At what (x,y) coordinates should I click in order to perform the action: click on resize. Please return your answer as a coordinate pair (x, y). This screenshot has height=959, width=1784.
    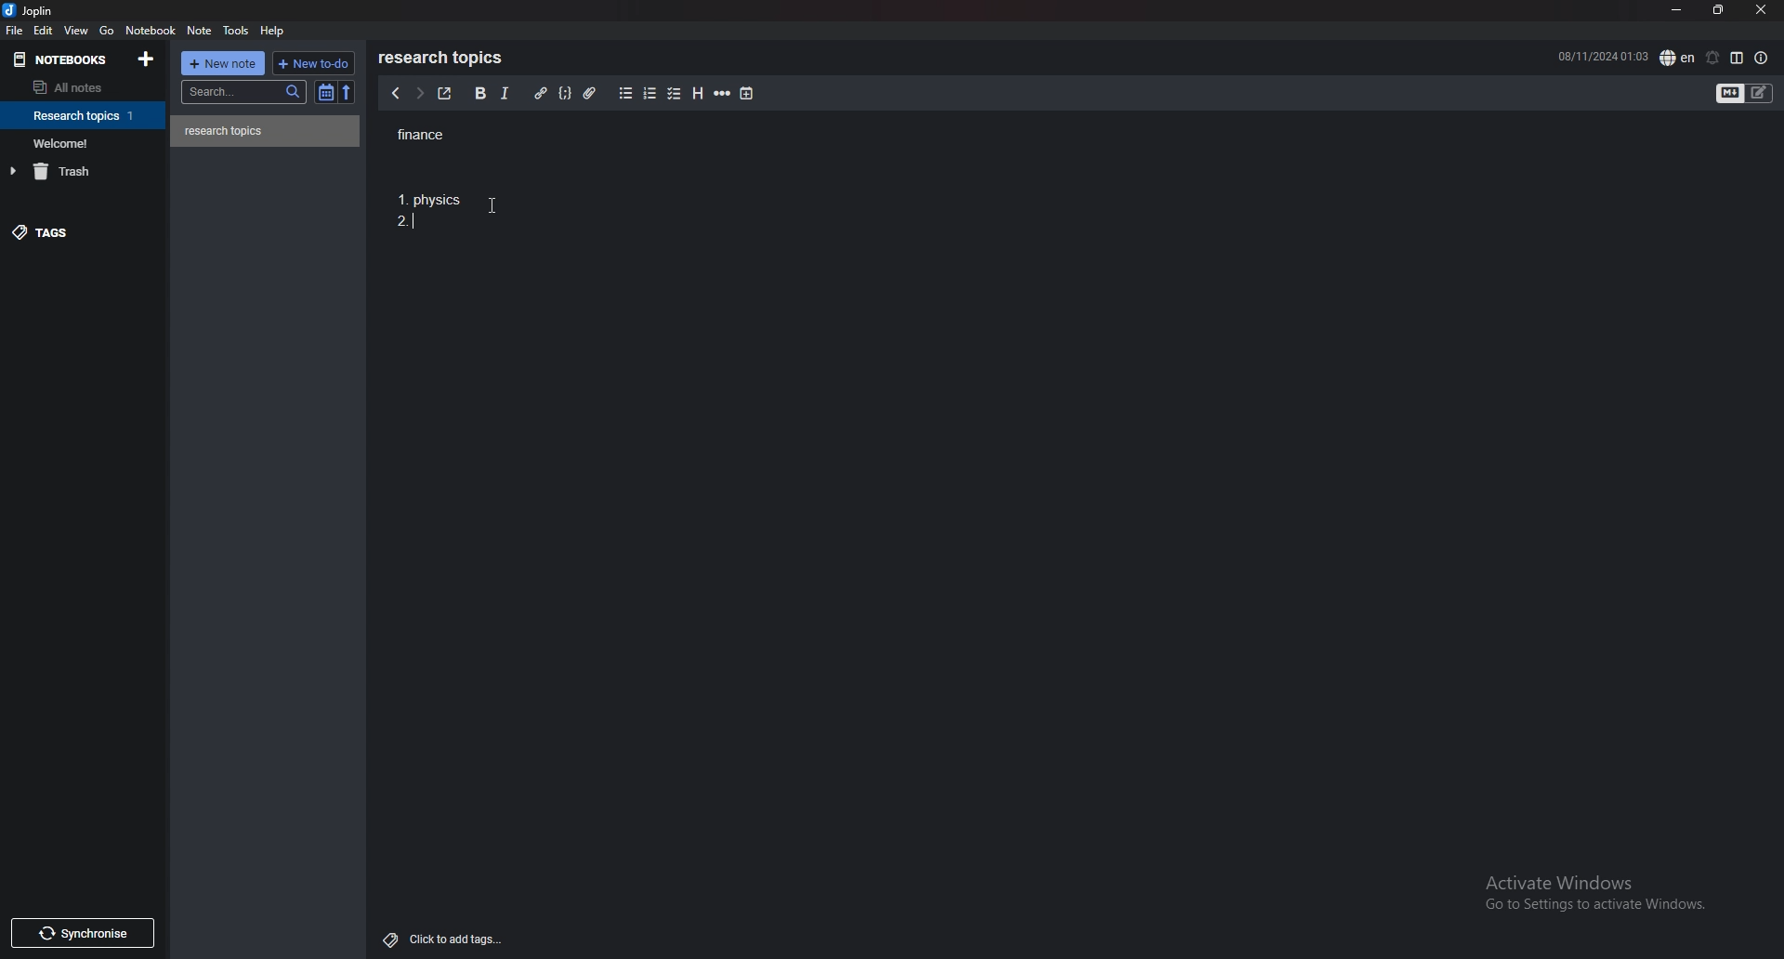
    Looking at the image, I should click on (1717, 9).